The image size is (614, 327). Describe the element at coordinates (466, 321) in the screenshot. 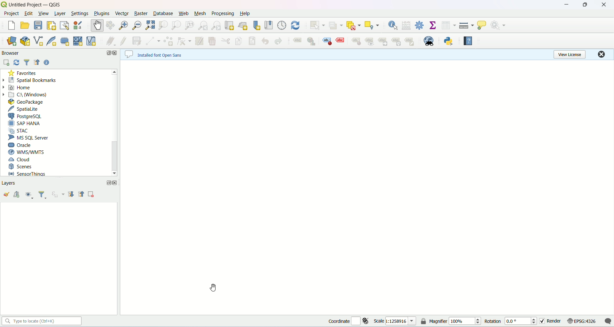

I see `100%` at that location.